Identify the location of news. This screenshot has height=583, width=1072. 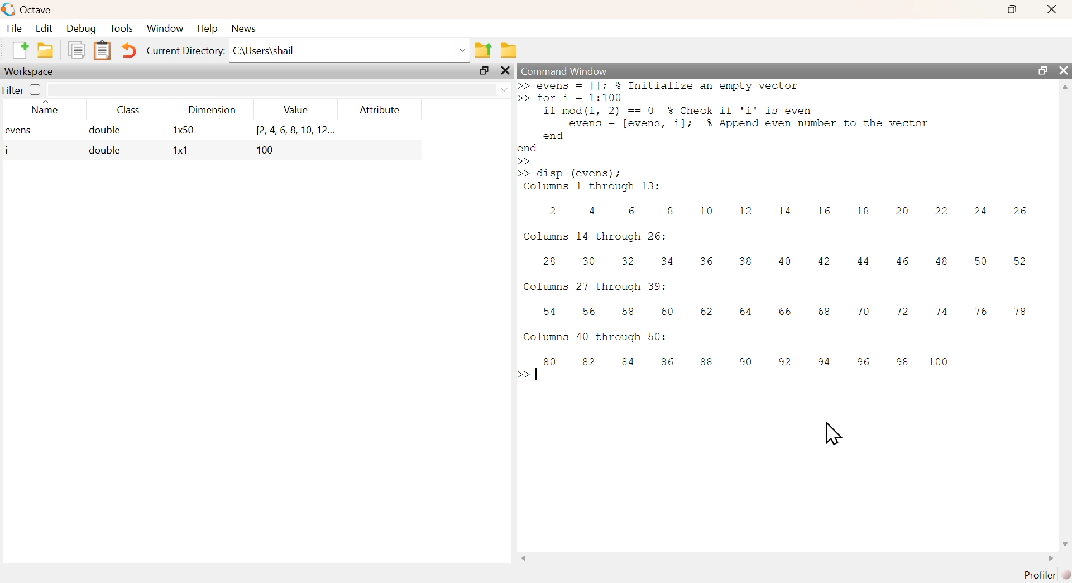
(246, 27).